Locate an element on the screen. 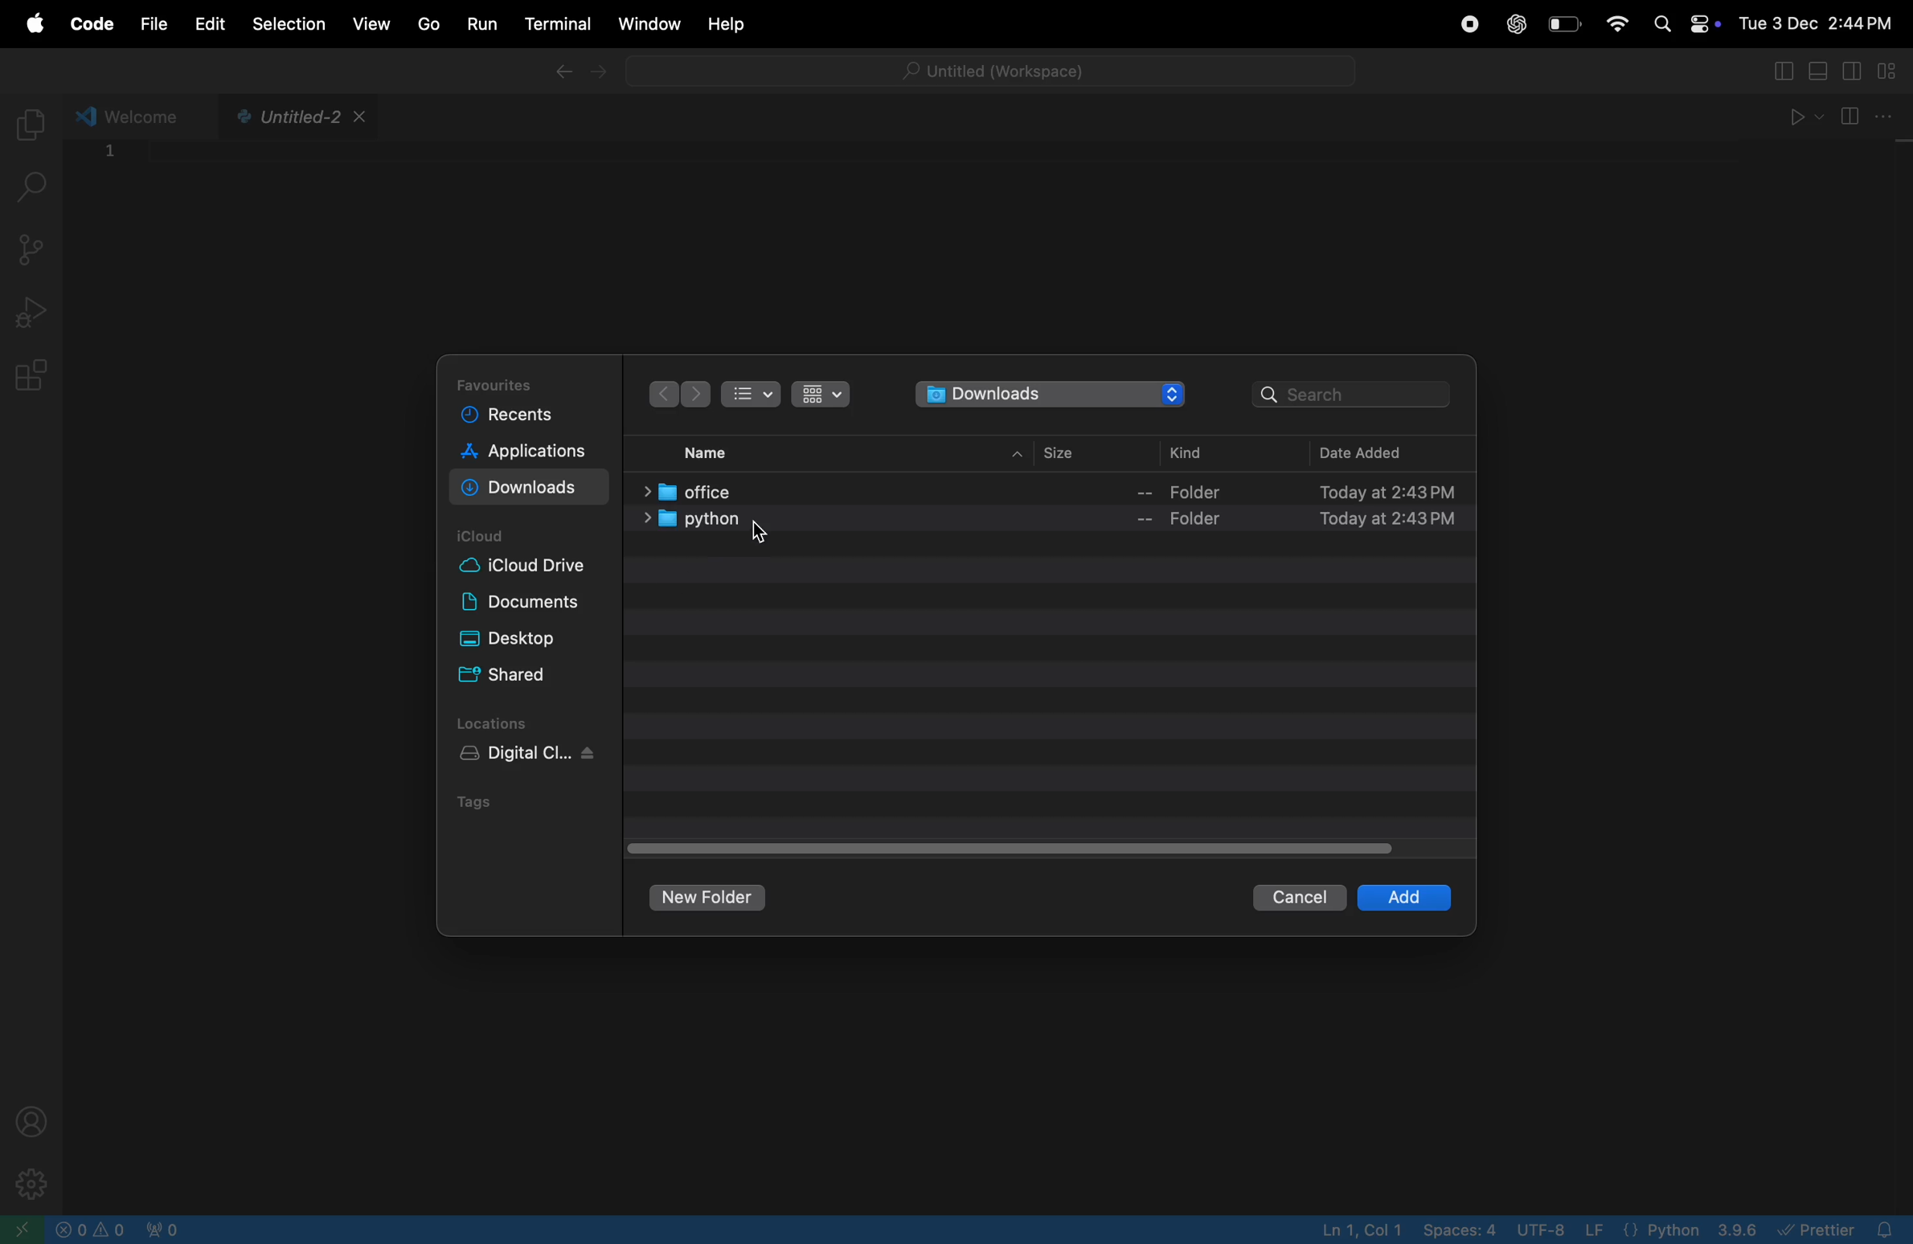  name is located at coordinates (708, 451).